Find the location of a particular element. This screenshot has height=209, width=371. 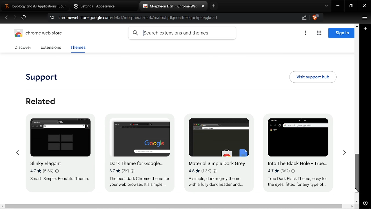

Visit support hub is located at coordinates (313, 77).